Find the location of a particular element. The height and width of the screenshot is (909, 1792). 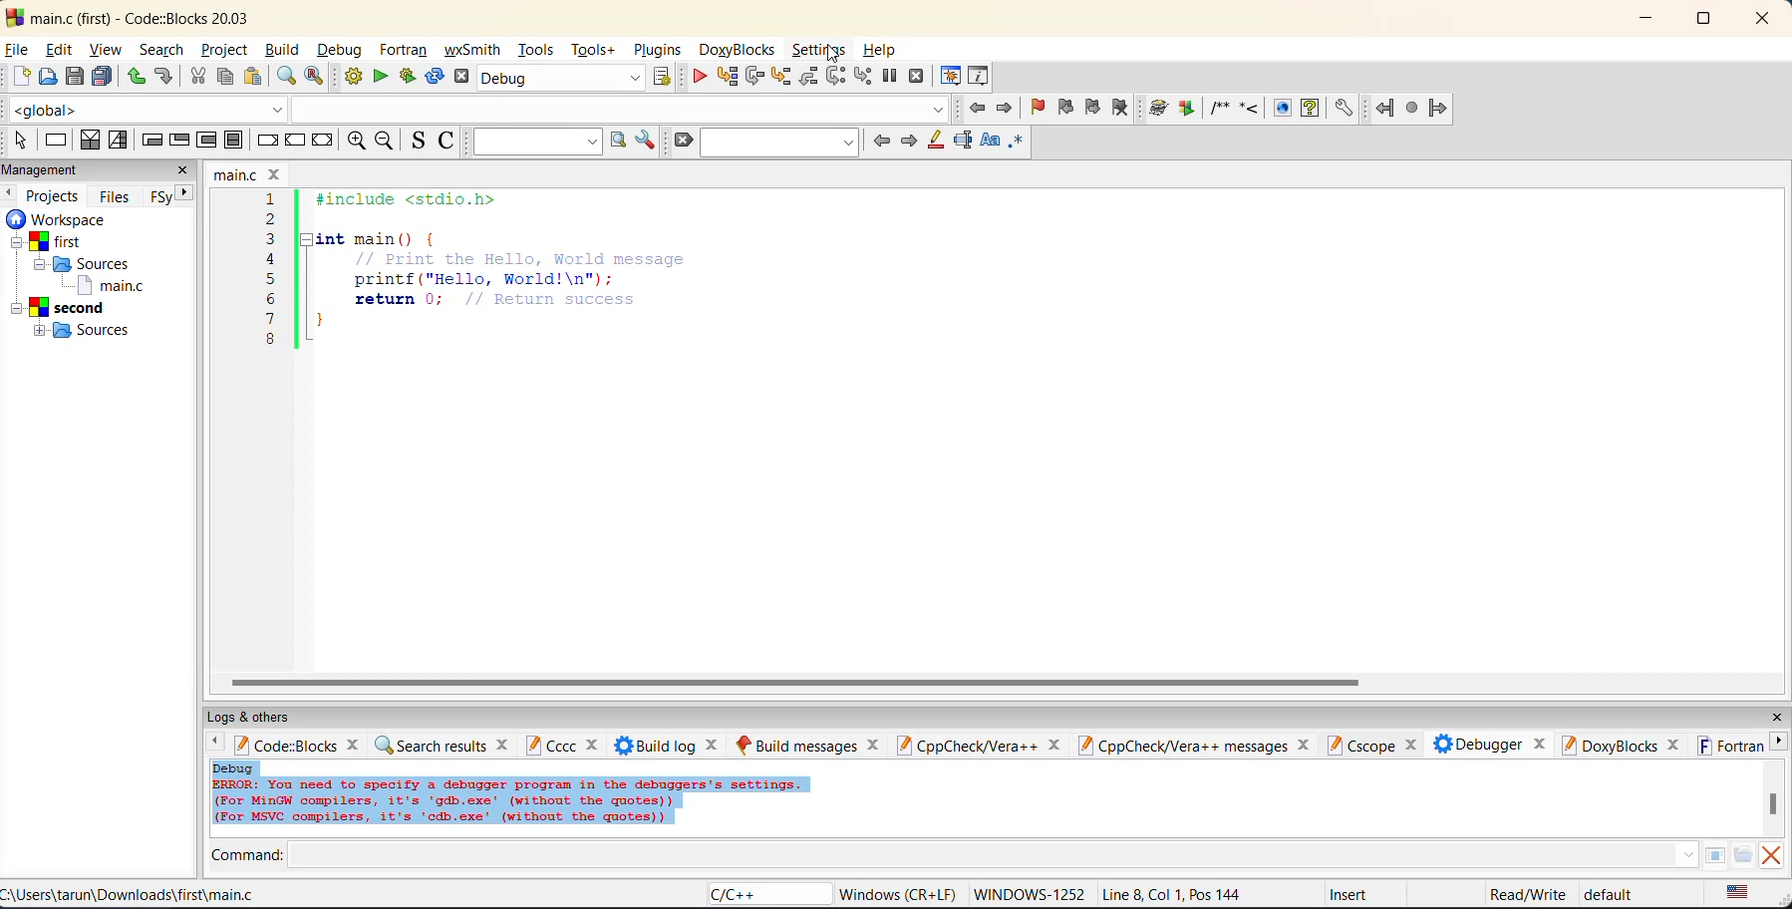

step into instruction is located at coordinates (865, 76).